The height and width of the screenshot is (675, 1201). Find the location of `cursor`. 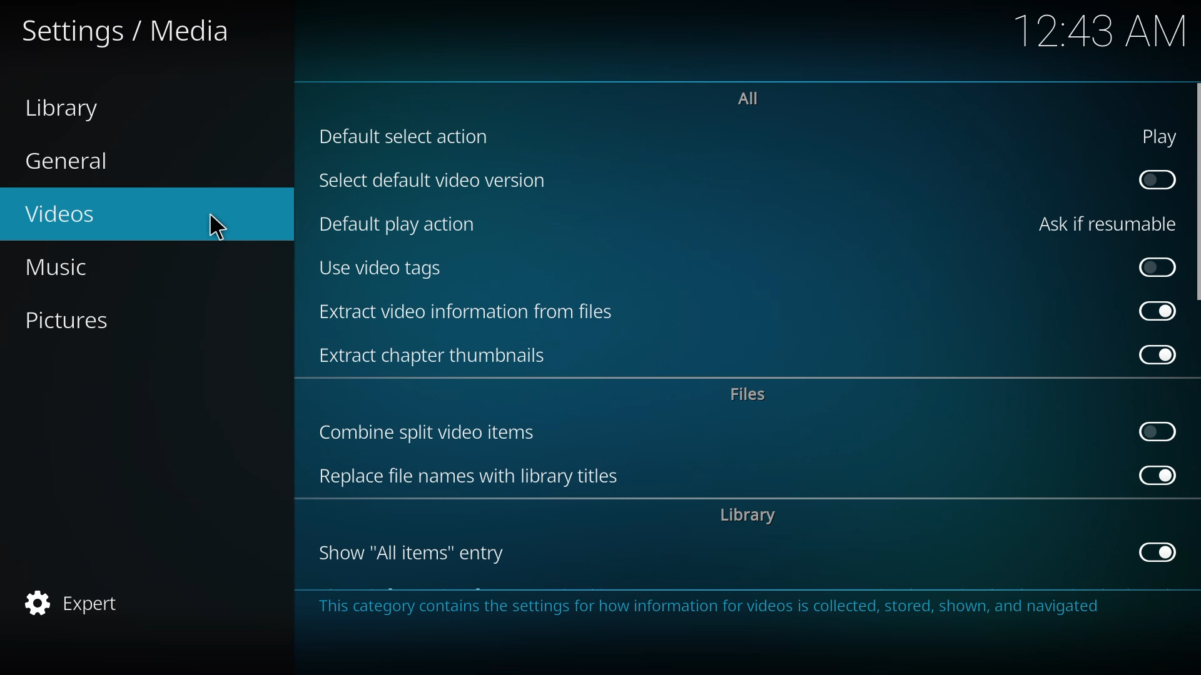

cursor is located at coordinates (216, 228).